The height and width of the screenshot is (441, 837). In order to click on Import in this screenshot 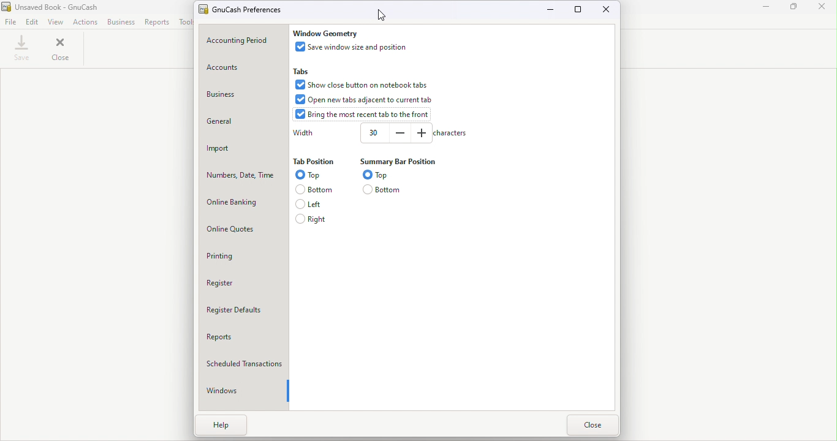, I will do `click(243, 147)`.